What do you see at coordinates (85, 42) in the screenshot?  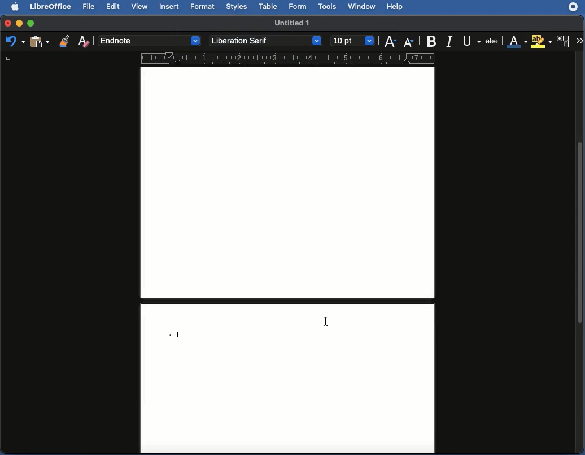 I see `Clear direct formatting ` at bounding box center [85, 42].